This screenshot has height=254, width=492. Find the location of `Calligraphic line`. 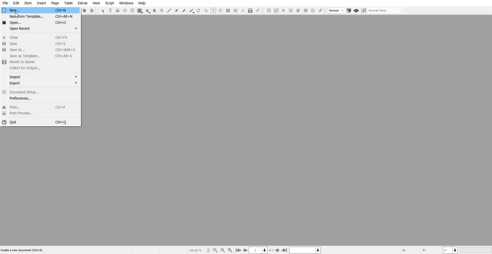

Calligraphic line is located at coordinates (192, 11).